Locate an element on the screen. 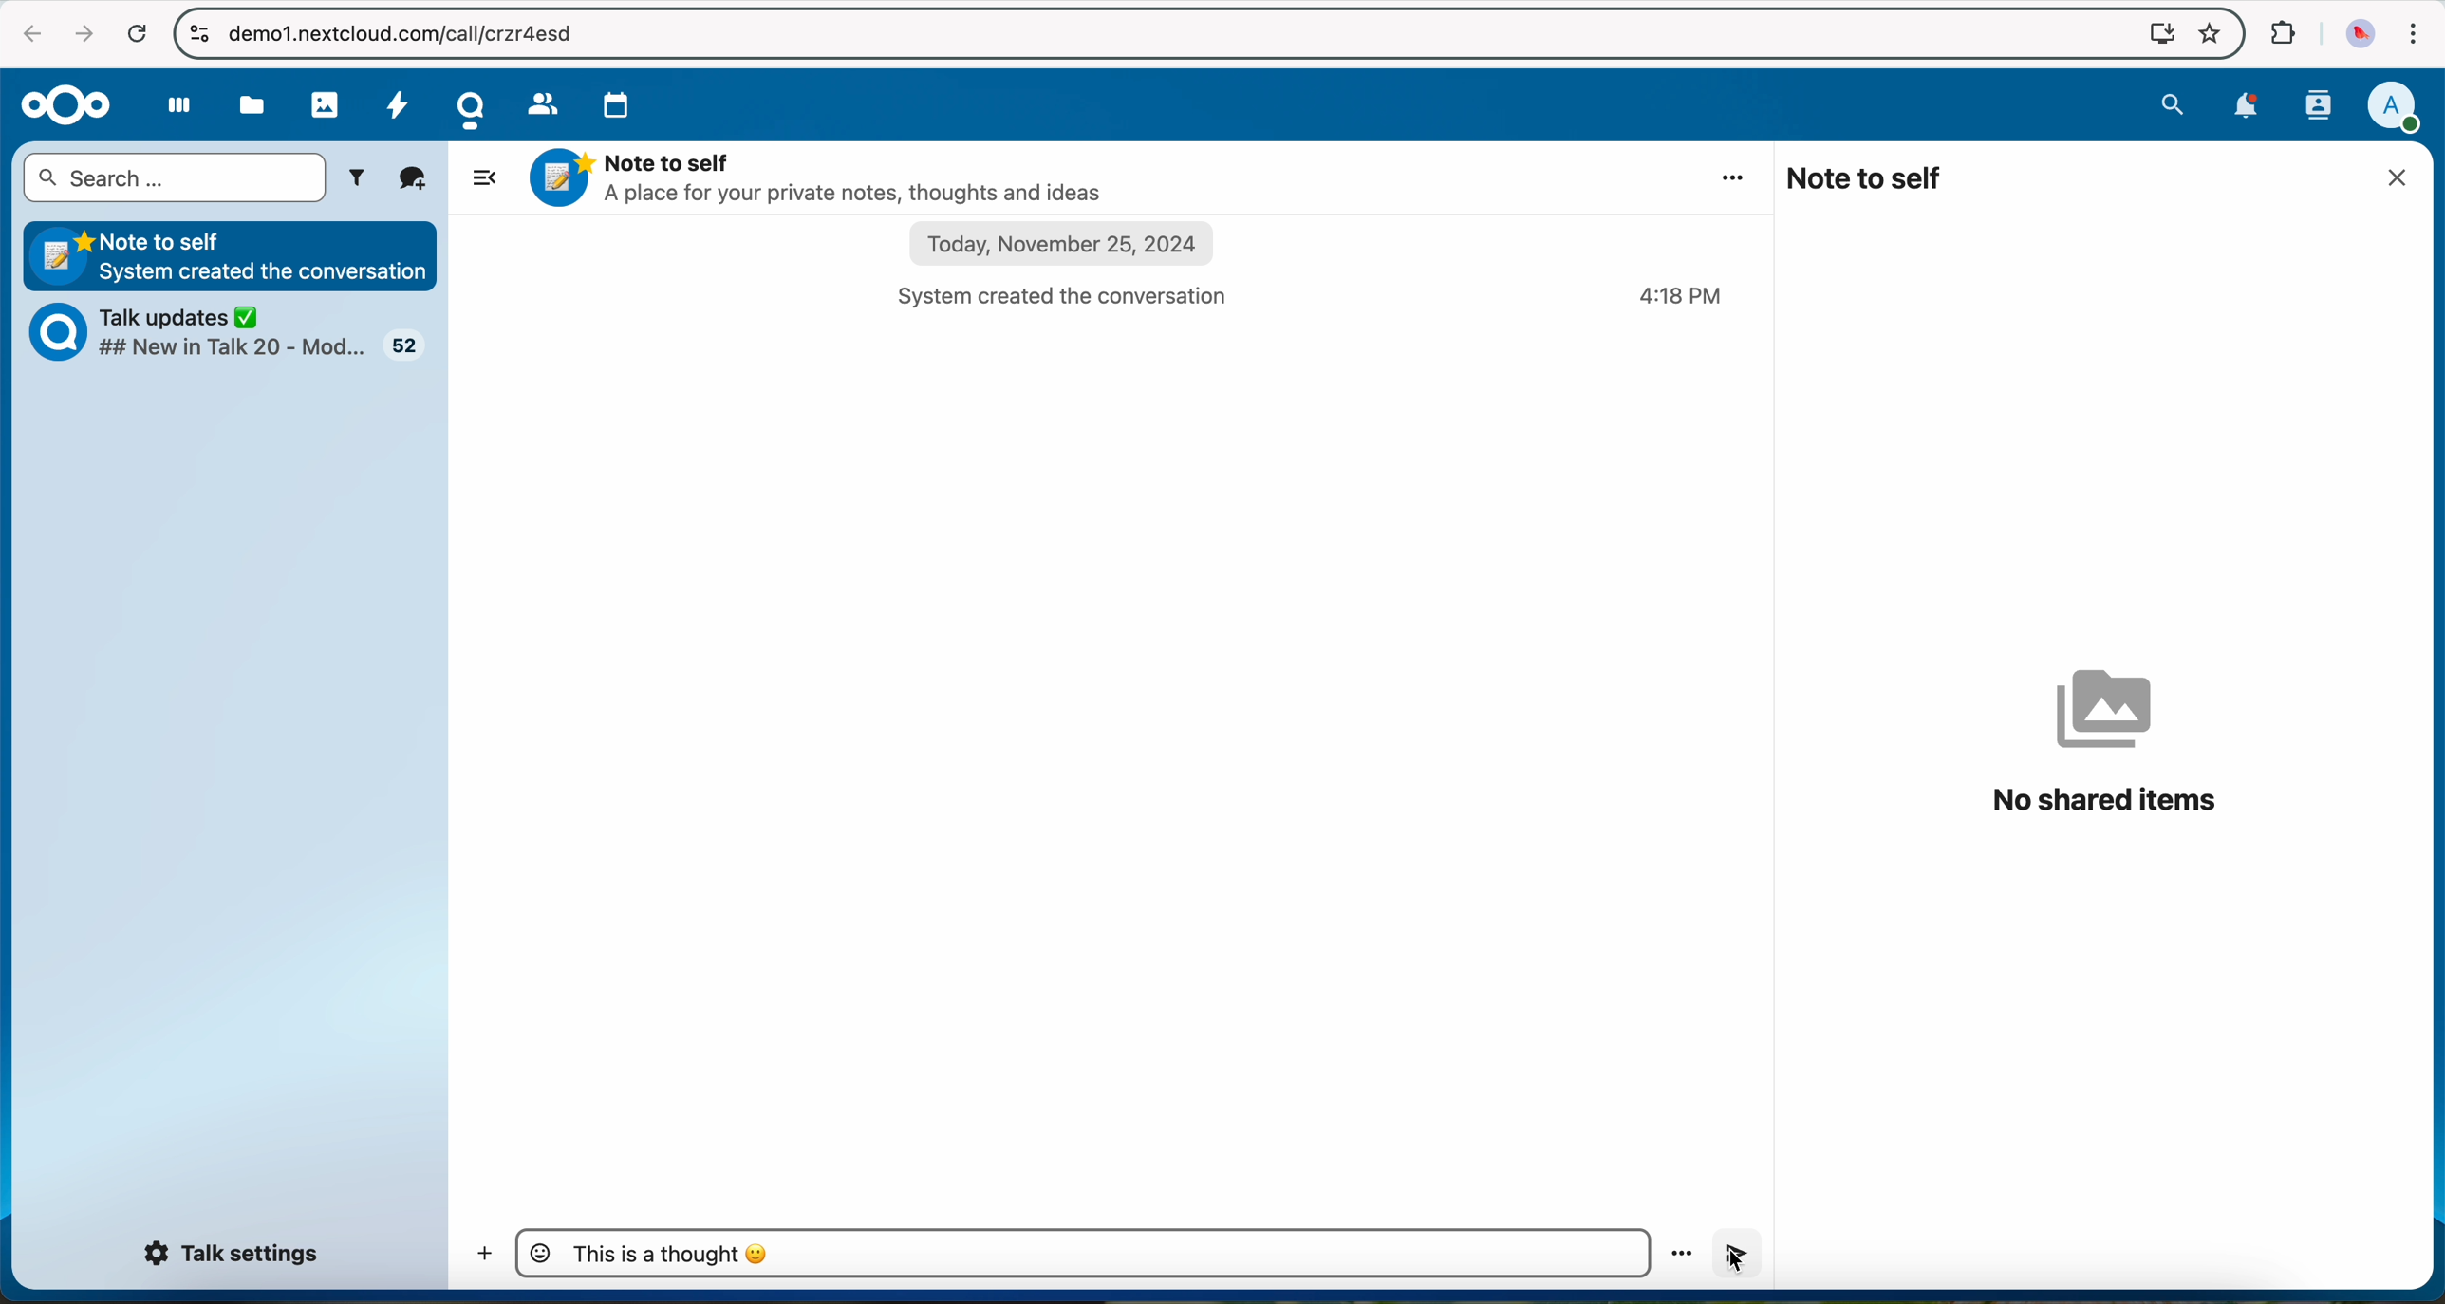 Image resolution: width=2445 pixels, height=1304 pixels. navigate foward is located at coordinates (83, 35).